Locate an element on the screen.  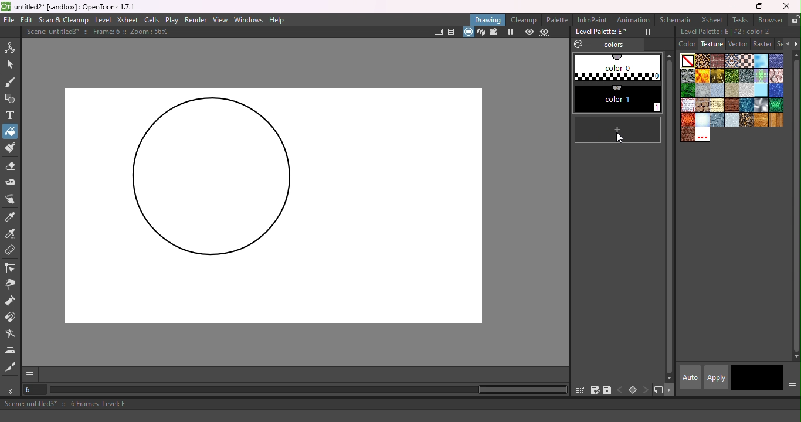
stucco.bmp is located at coordinates (732, 120).